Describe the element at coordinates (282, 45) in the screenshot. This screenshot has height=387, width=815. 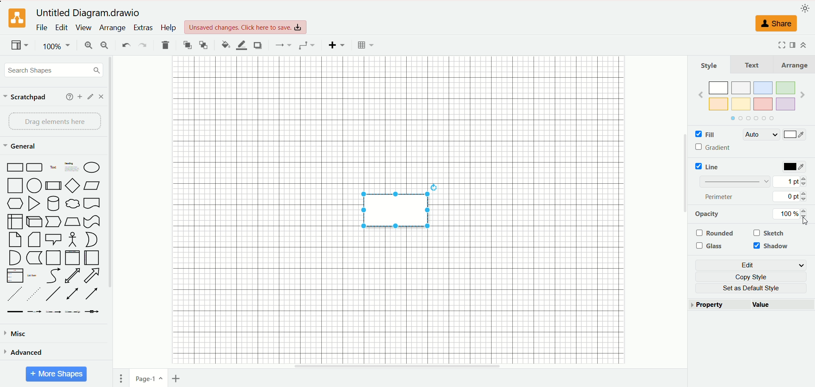
I see `connection` at that location.